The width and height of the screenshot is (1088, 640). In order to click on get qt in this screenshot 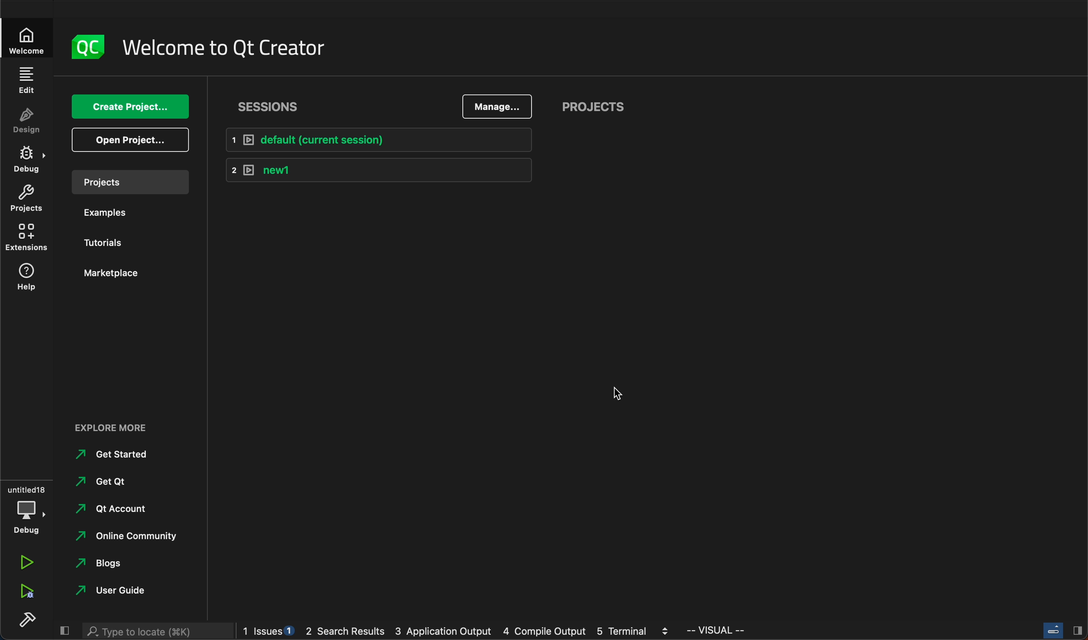, I will do `click(125, 482)`.